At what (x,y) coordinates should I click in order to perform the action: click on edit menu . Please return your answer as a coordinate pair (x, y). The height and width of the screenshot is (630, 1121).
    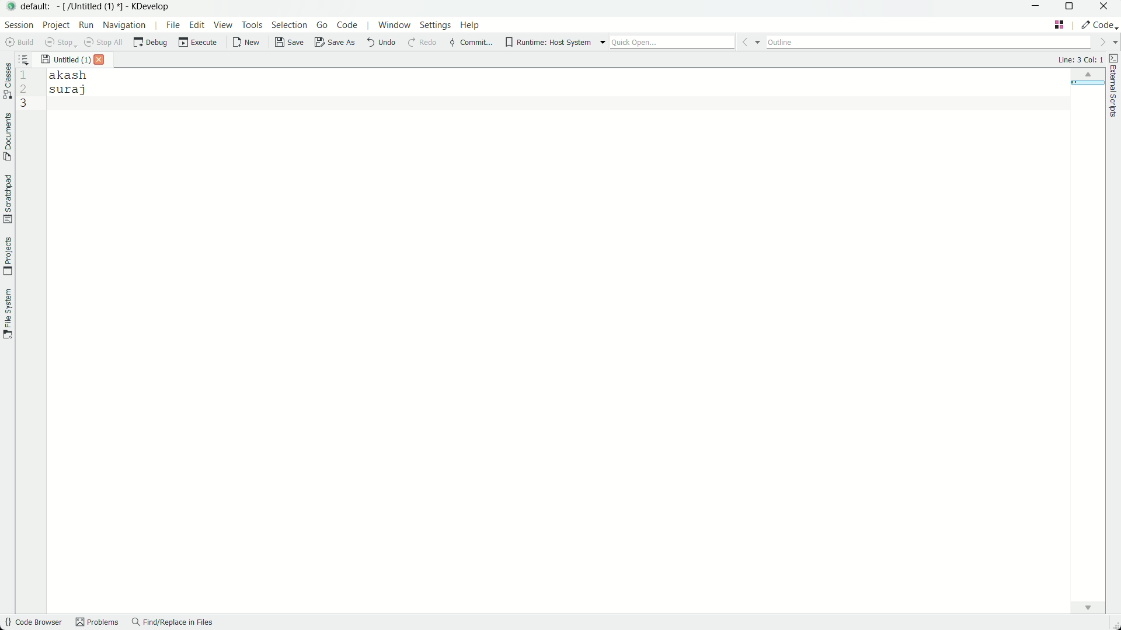
    Looking at the image, I should click on (197, 26).